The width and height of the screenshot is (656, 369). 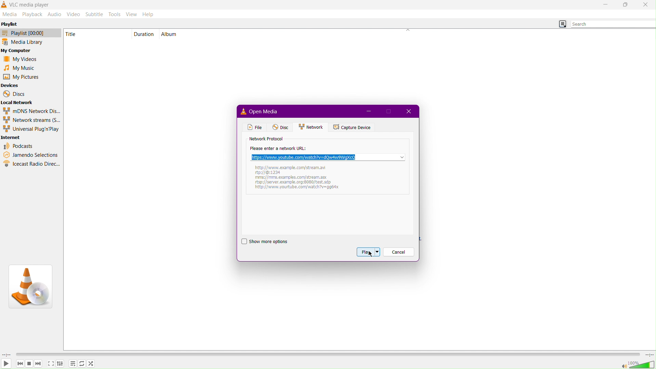 What do you see at coordinates (115, 14) in the screenshot?
I see `Tools` at bounding box center [115, 14].